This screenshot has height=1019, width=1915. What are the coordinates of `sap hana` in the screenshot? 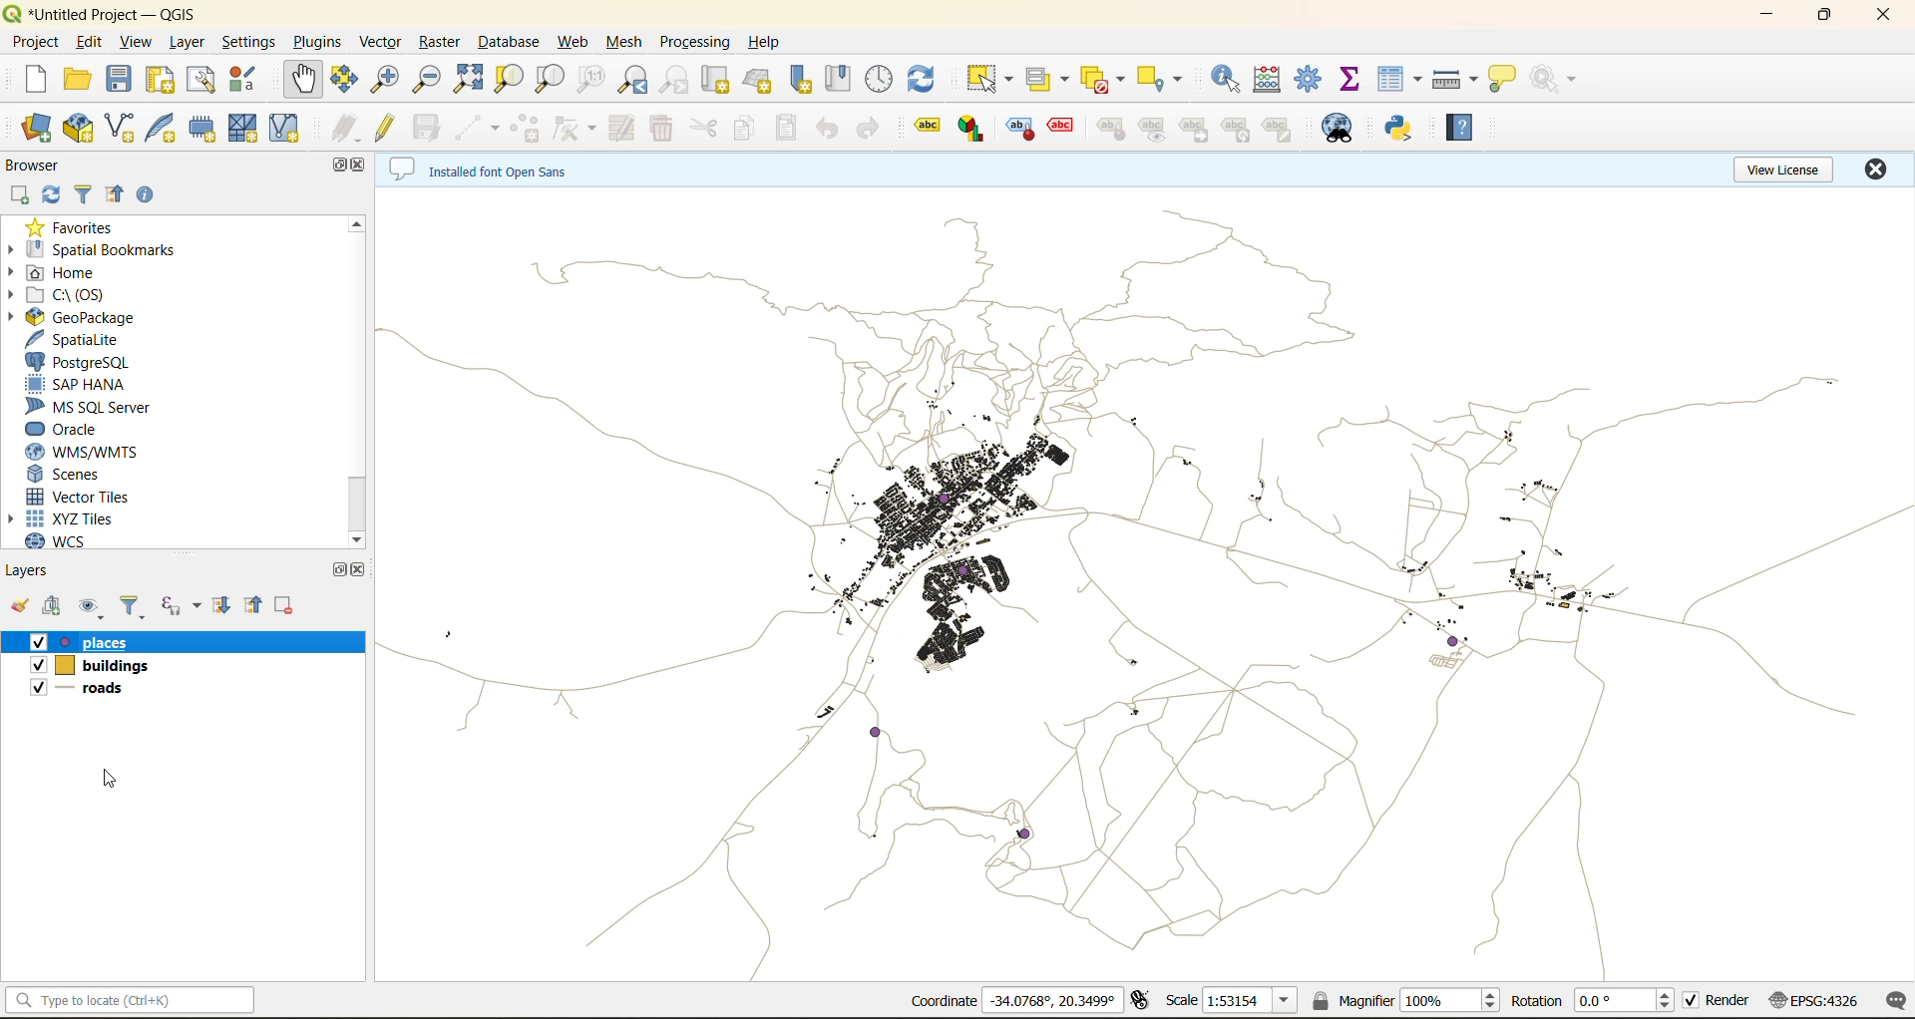 It's located at (77, 385).